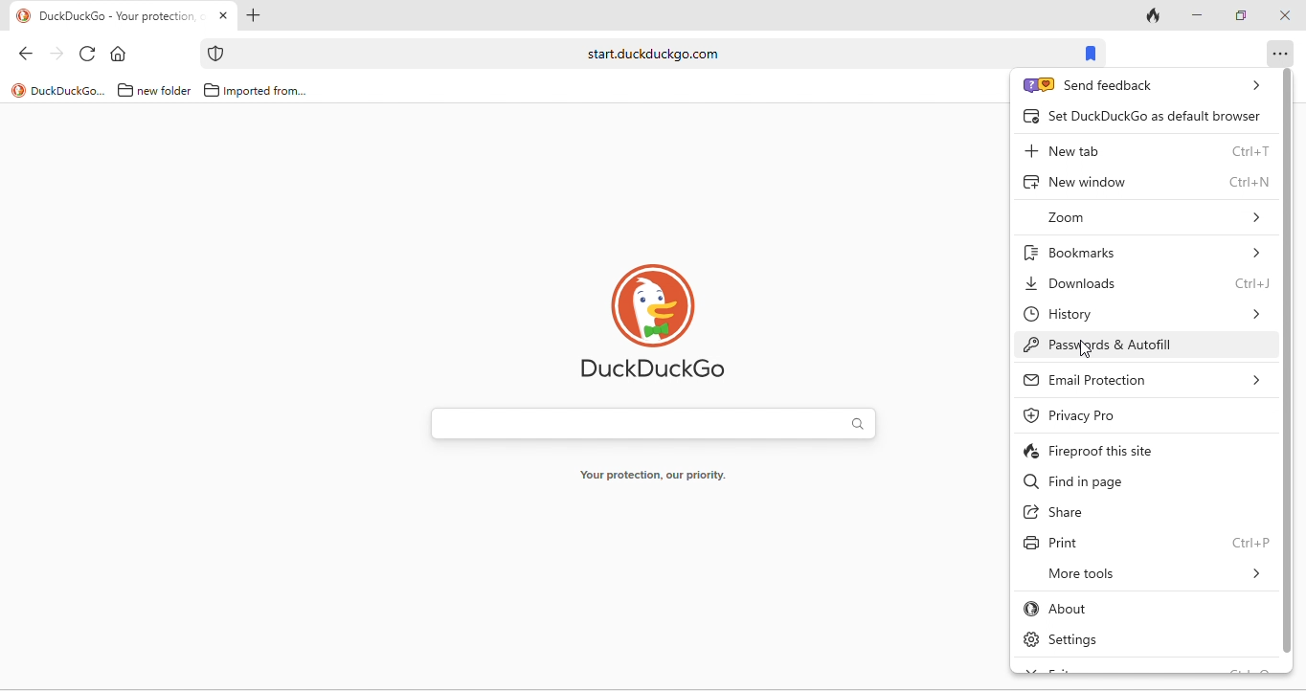 Image resolution: width=1306 pixels, height=691 pixels. What do you see at coordinates (1290, 366) in the screenshot?
I see `vertical scroll bar` at bounding box center [1290, 366].